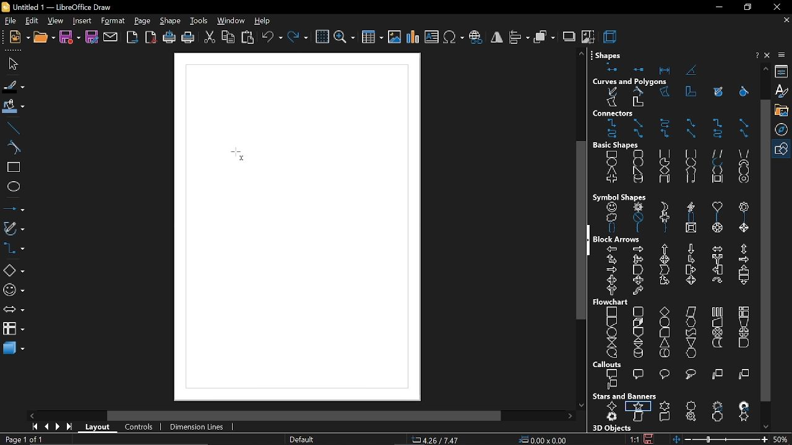 The image size is (792, 445). Describe the element at coordinates (14, 210) in the screenshot. I see `lines and arrows` at that location.